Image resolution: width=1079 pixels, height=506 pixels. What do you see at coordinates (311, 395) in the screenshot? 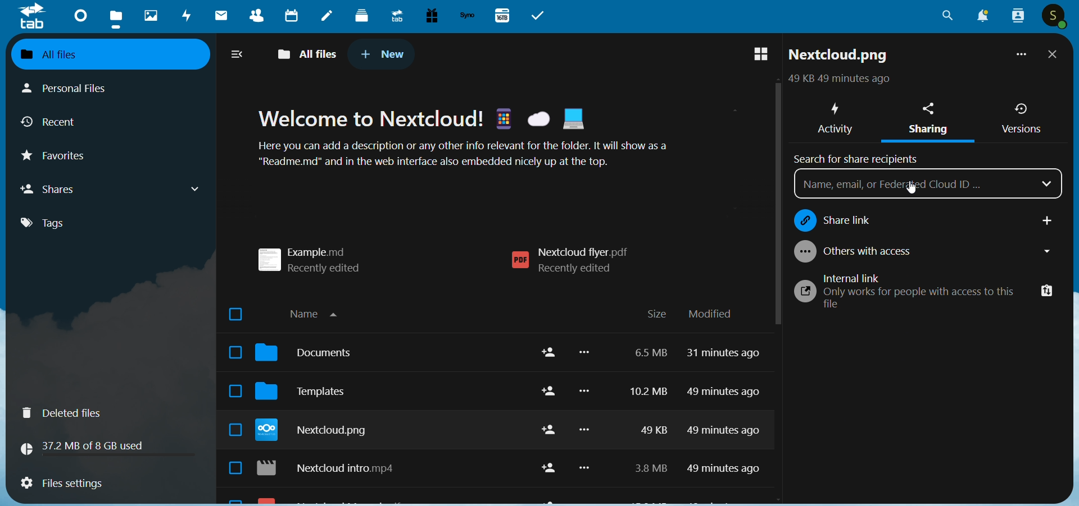
I see `templates` at bounding box center [311, 395].